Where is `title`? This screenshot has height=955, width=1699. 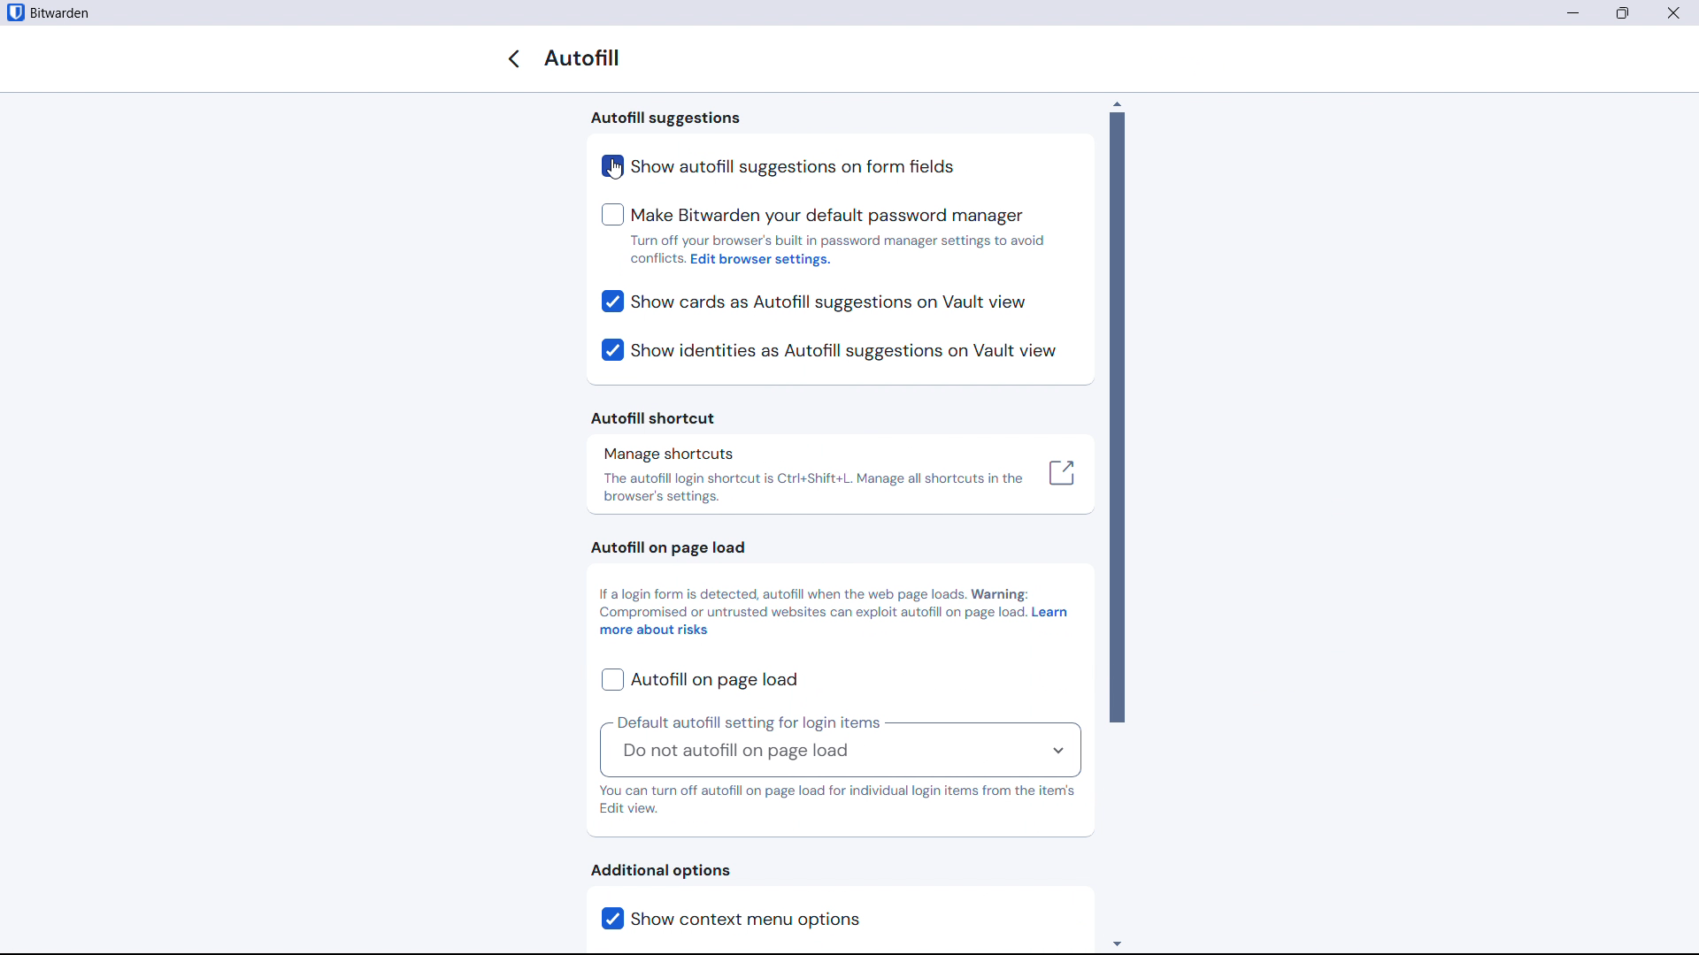 title is located at coordinates (61, 13).